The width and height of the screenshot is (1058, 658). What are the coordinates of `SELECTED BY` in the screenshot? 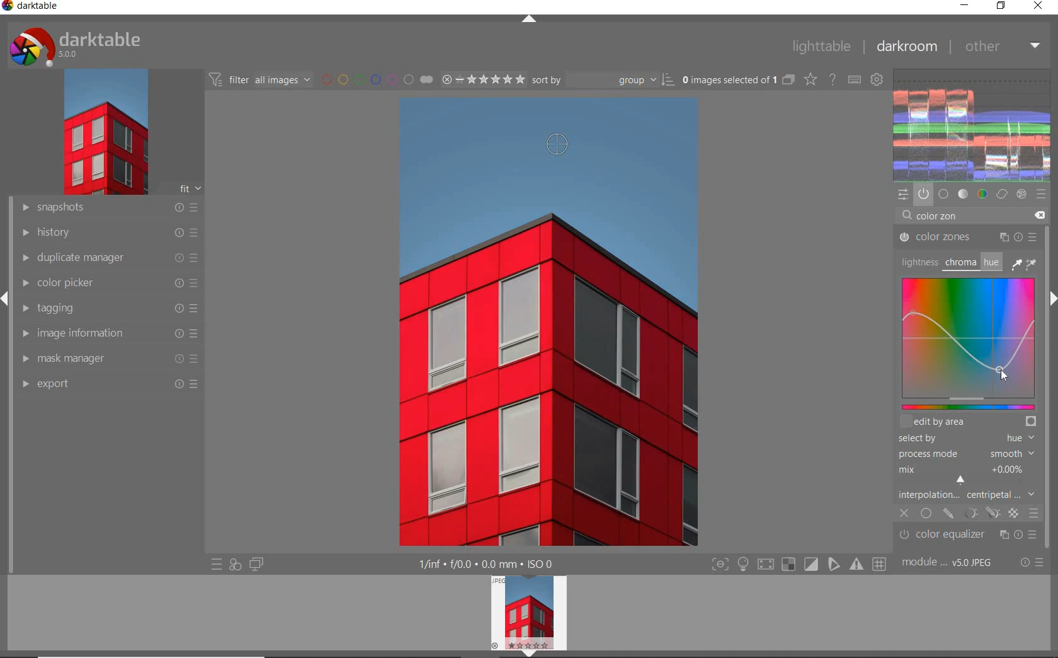 It's located at (963, 439).